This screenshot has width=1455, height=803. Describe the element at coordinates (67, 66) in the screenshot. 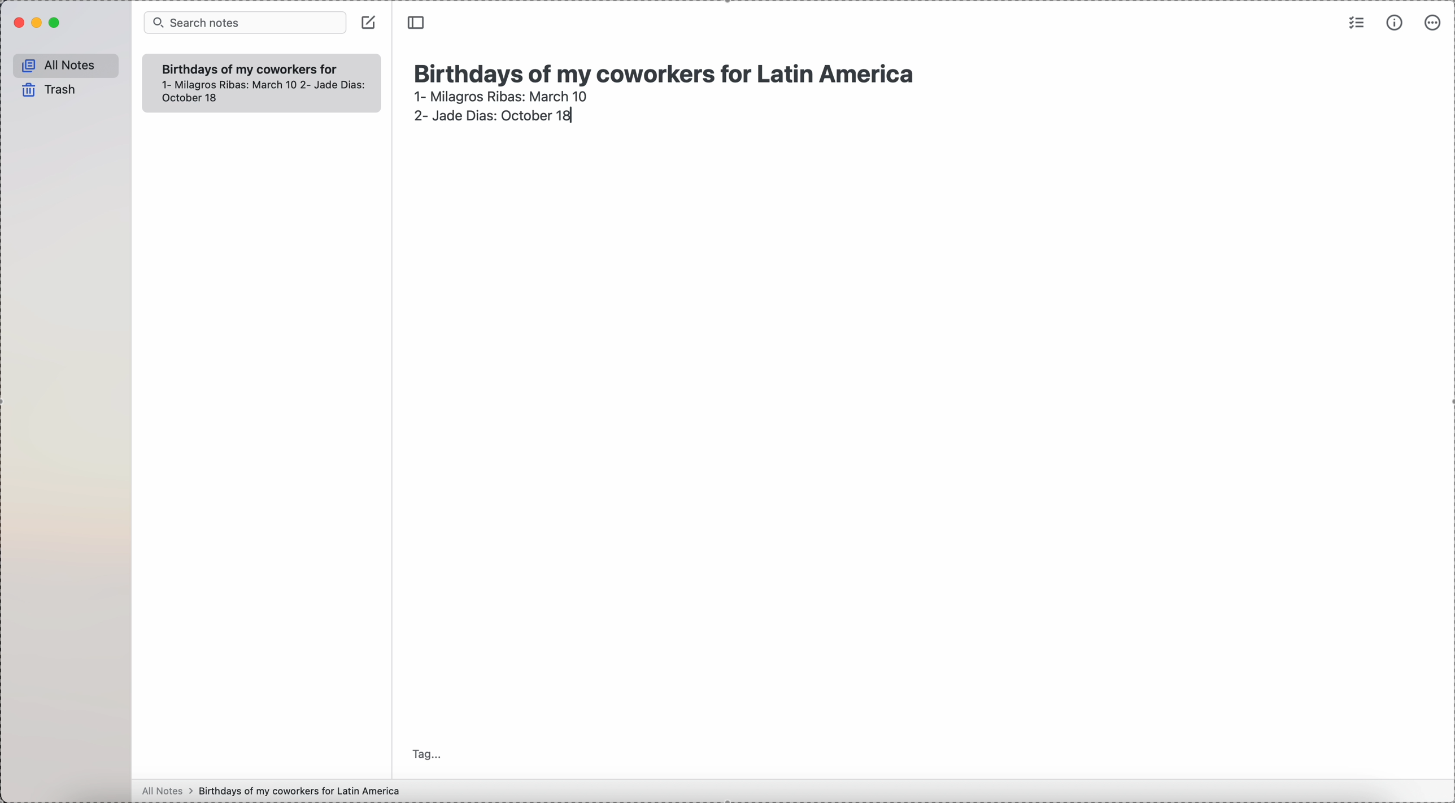

I see `all notes` at that location.